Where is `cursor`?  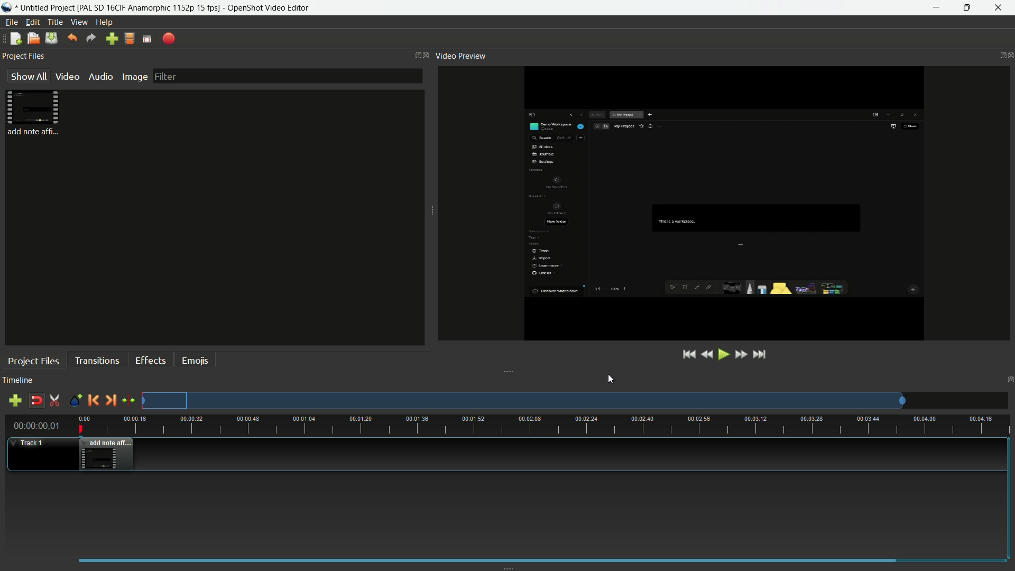 cursor is located at coordinates (610, 379).